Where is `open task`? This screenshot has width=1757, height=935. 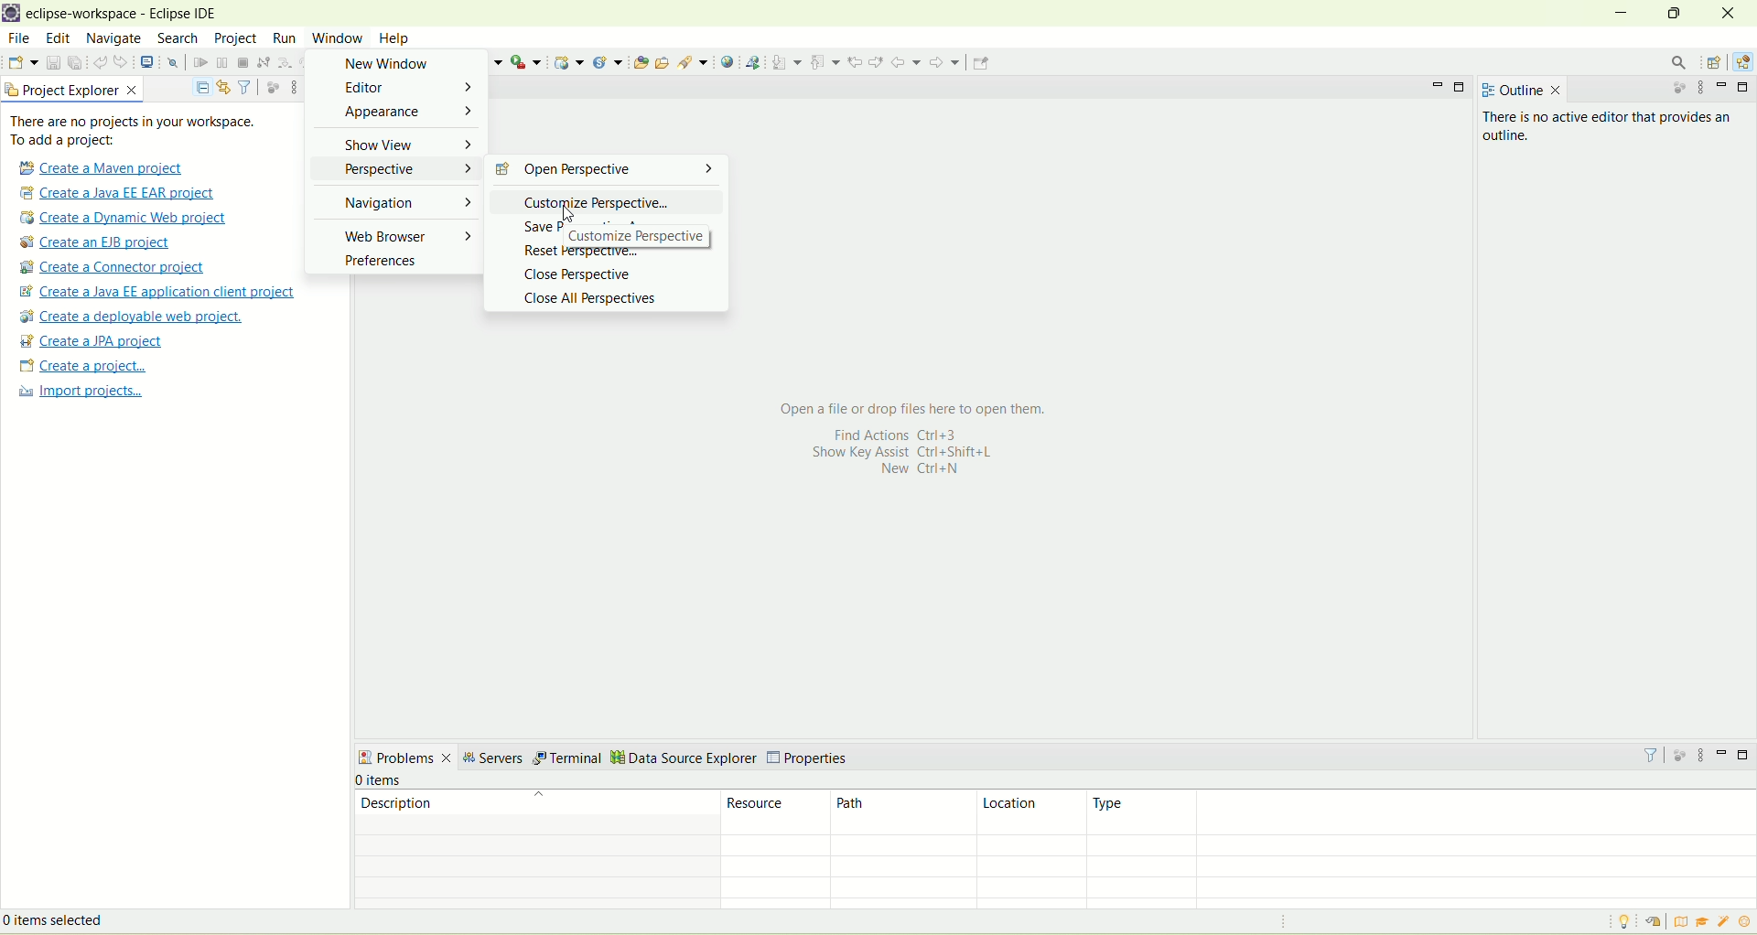
open task is located at coordinates (664, 62).